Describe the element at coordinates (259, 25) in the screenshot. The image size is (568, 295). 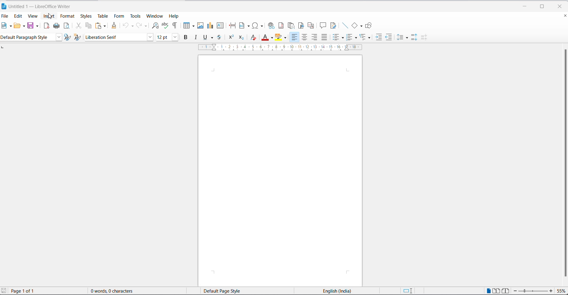
I see `insert special characters` at that location.